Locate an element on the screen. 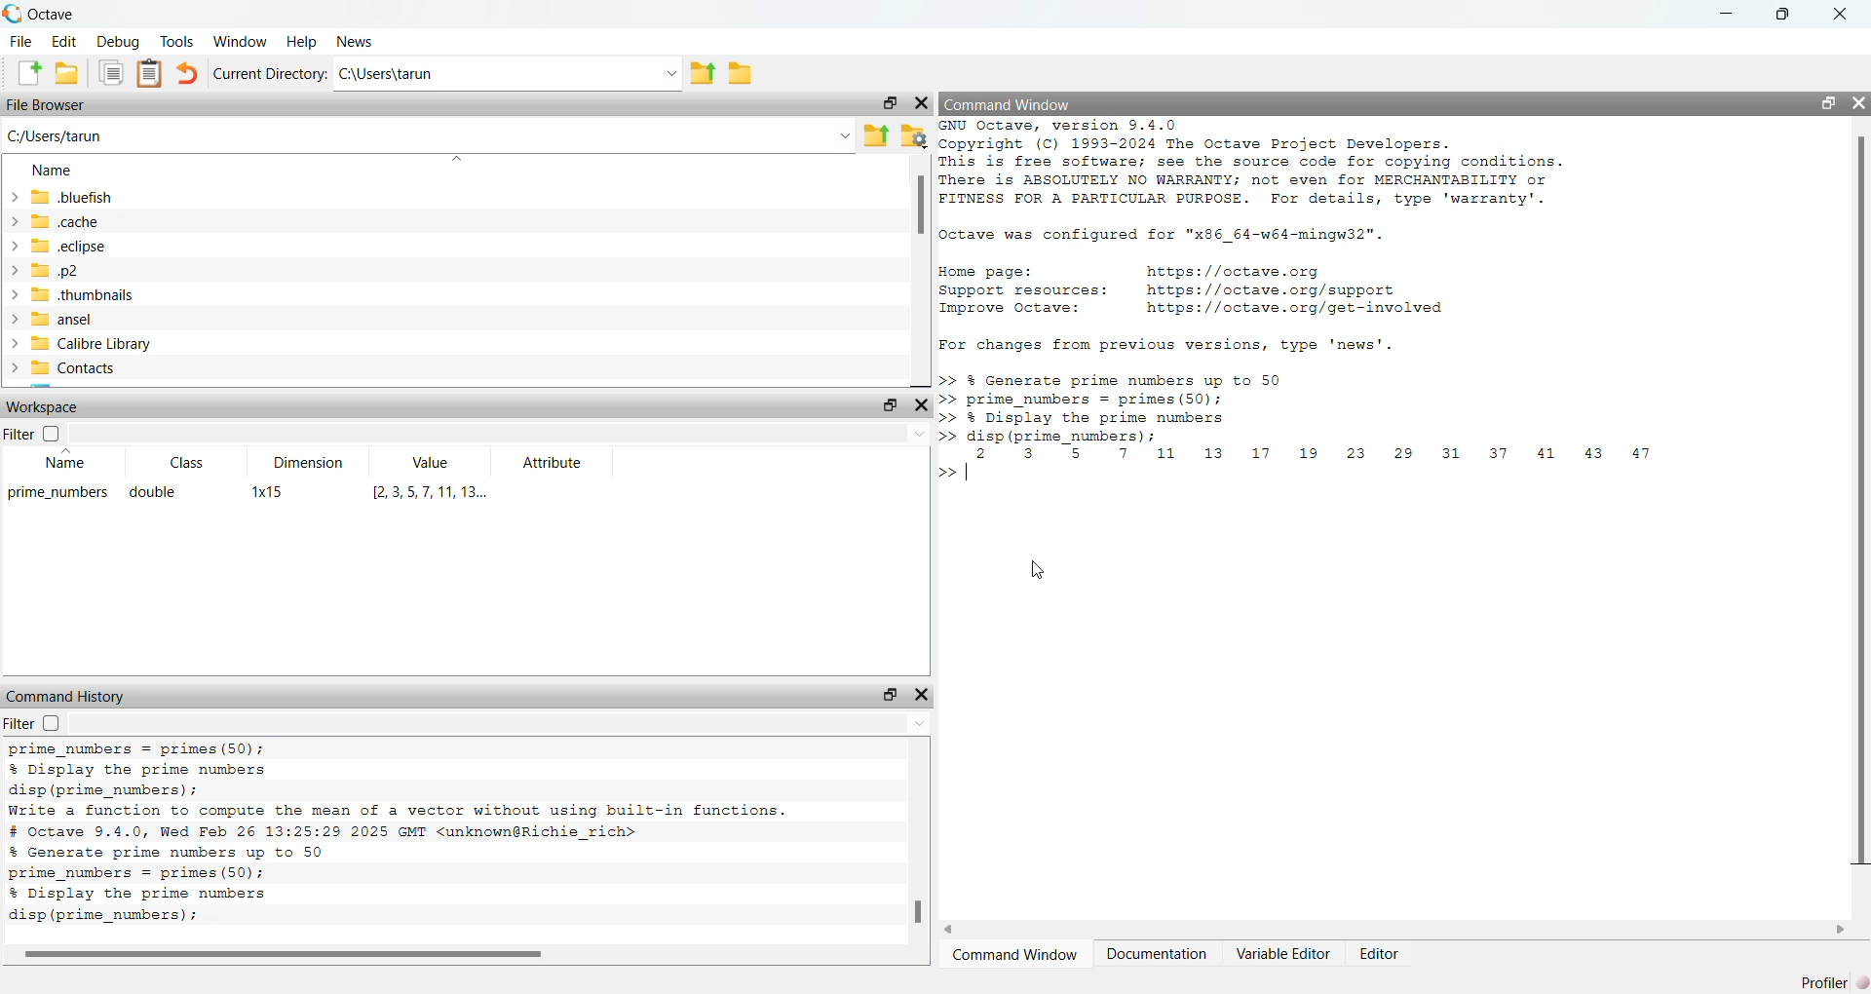  filter is located at coordinates (33, 432).